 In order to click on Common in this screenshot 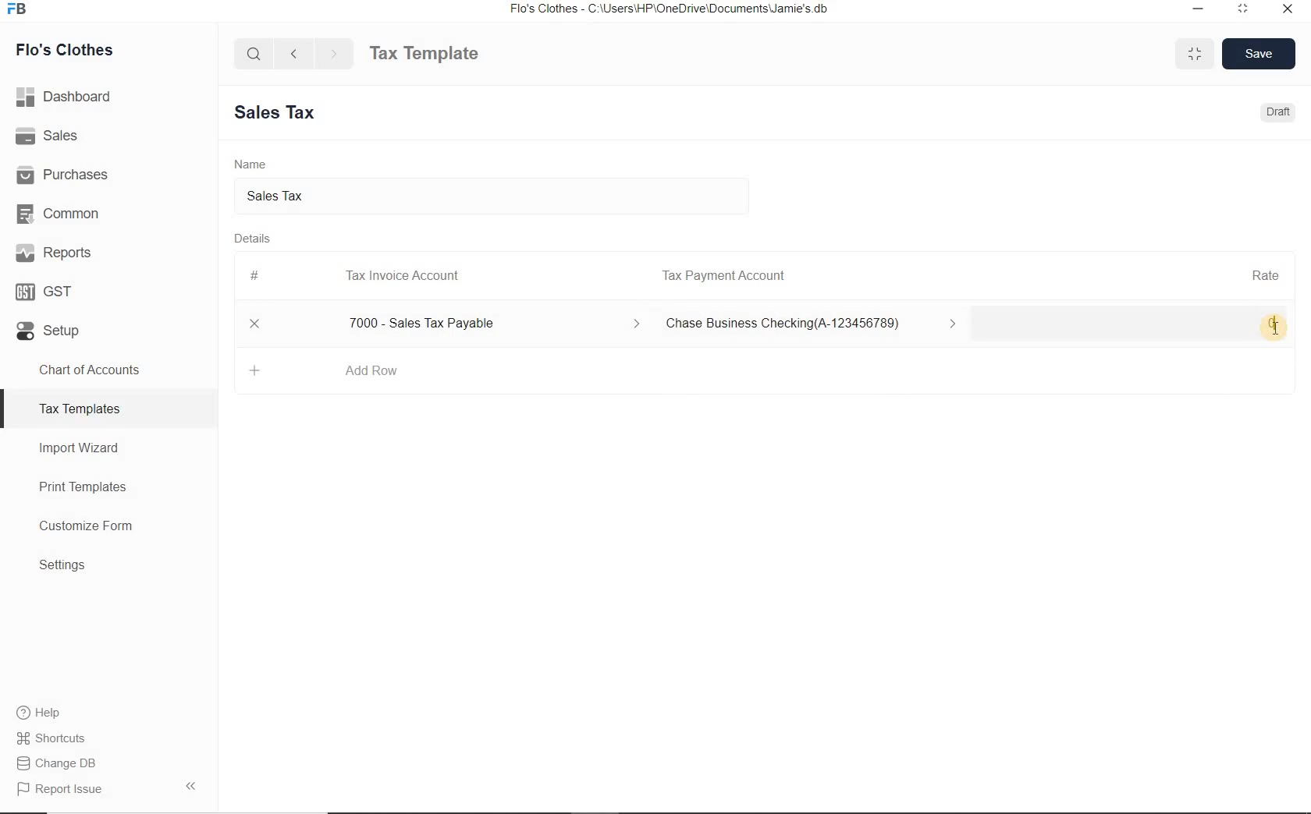, I will do `click(108, 211)`.